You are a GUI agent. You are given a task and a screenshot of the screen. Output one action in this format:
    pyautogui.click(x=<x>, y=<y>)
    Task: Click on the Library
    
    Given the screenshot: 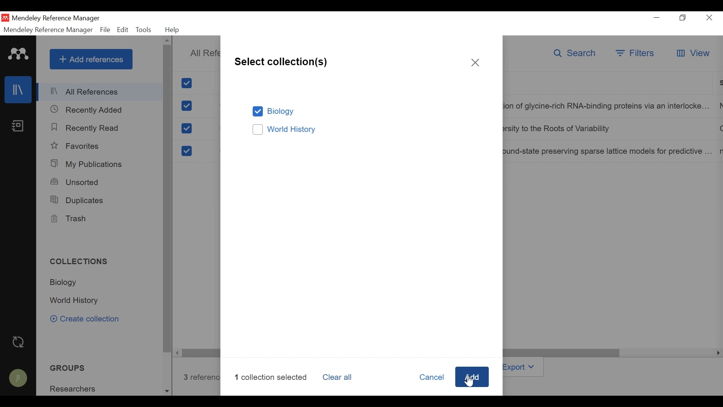 What is the action you would take?
    pyautogui.click(x=18, y=90)
    